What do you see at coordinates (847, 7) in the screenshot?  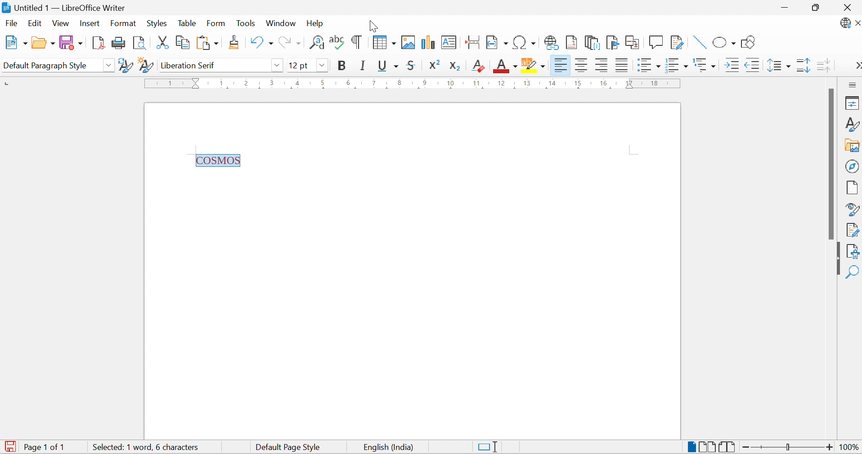 I see `Close` at bounding box center [847, 7].